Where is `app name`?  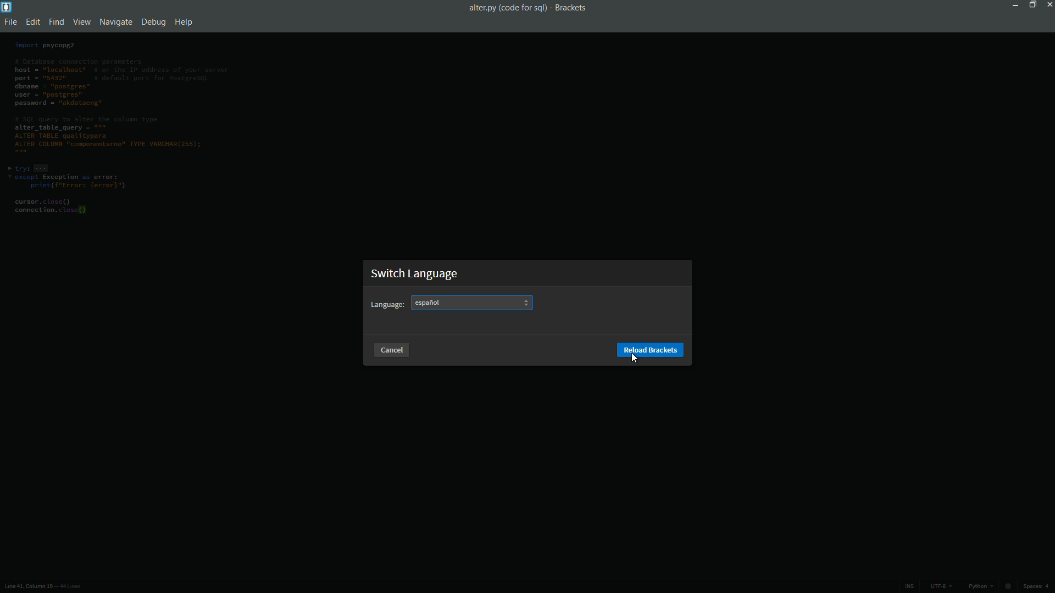
app name is located at coordinates (573, 8).